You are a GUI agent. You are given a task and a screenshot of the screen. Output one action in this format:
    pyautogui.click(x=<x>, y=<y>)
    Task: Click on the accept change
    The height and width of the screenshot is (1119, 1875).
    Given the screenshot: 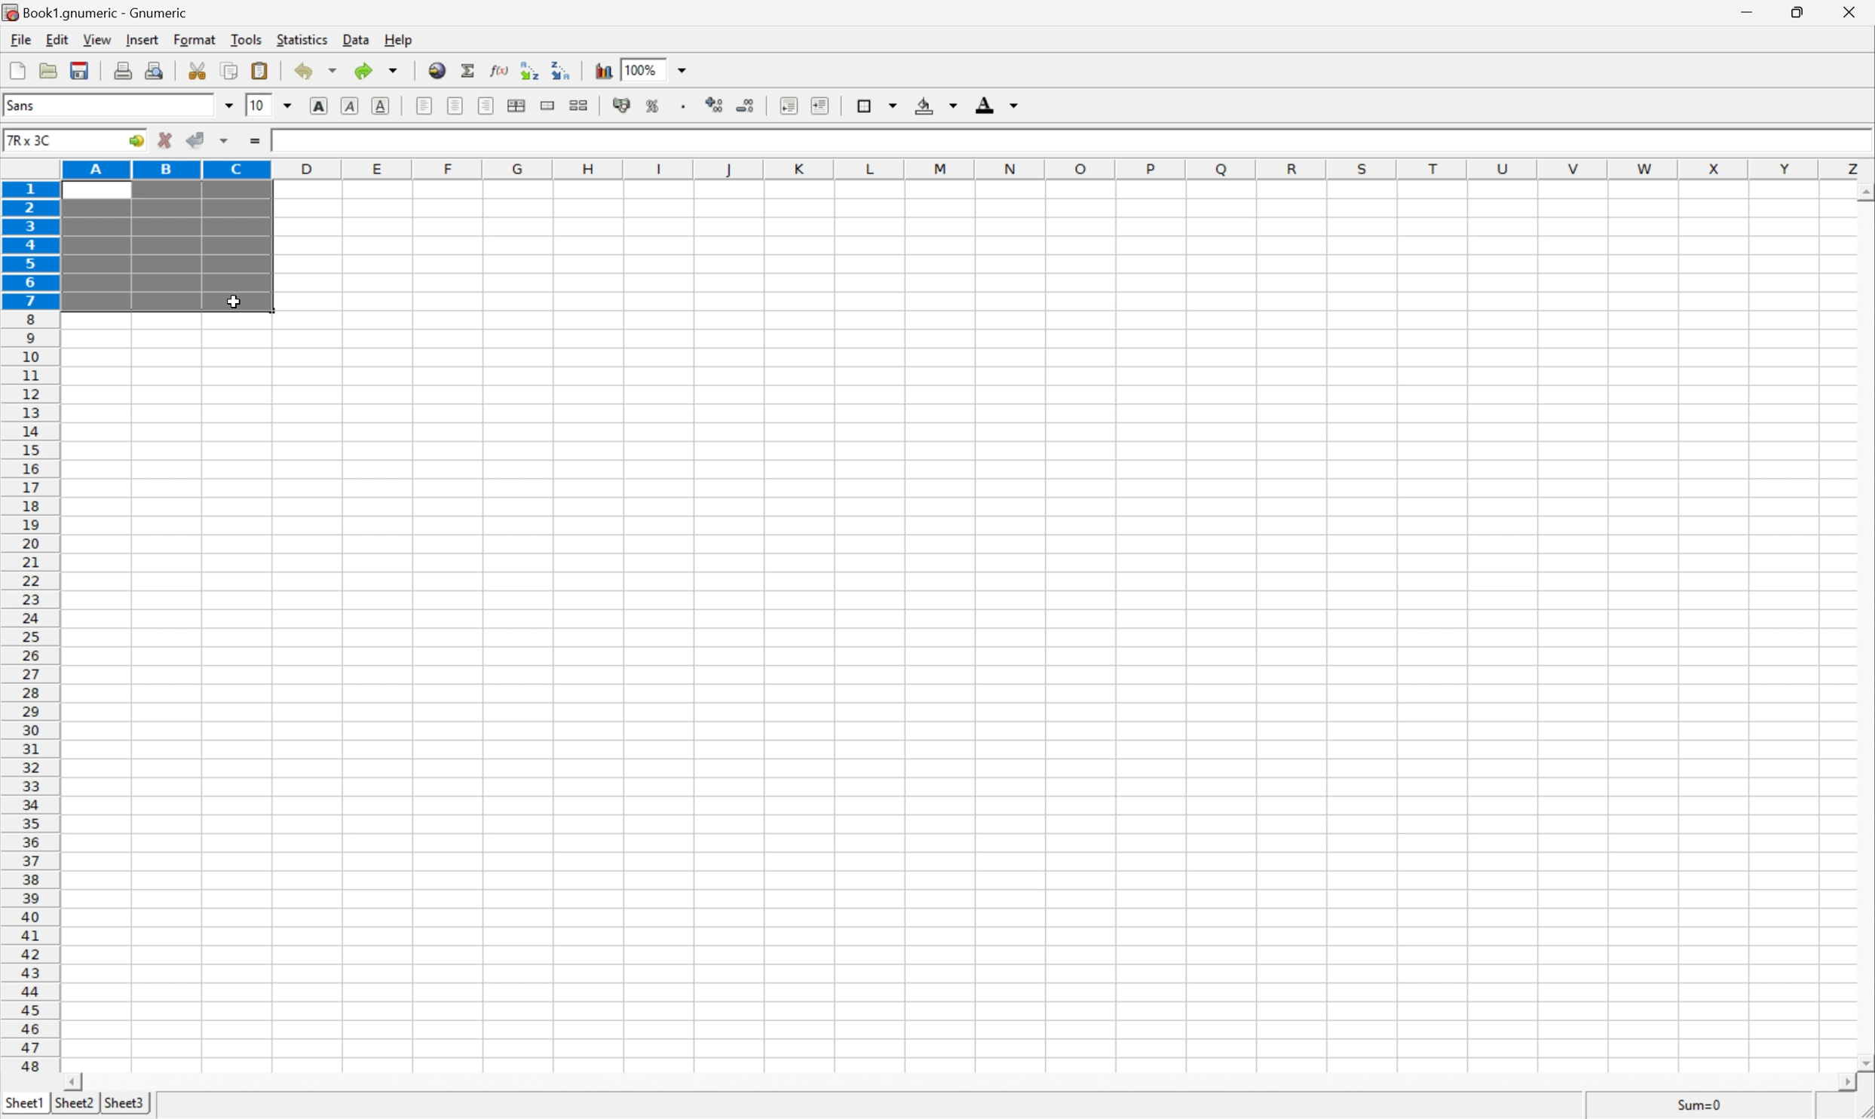 What is the action you would take?
    pyautogui.click(x=196, y=140)
    